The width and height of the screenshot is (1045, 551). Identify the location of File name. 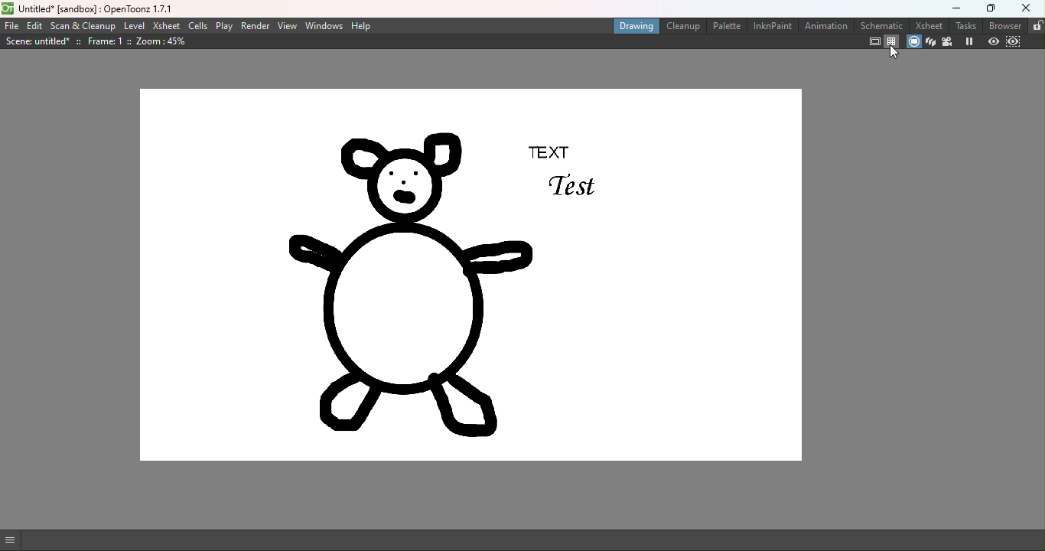
(91, 8).